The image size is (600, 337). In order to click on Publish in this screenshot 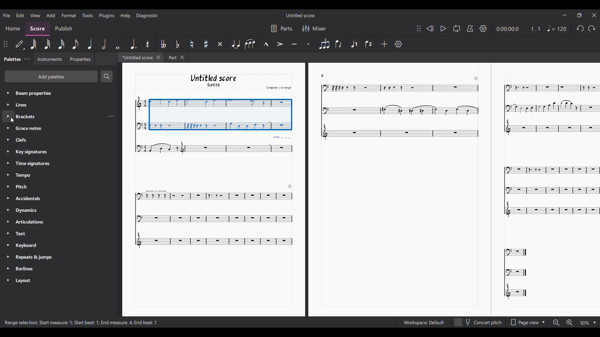, I will do `click(63, 28)`.